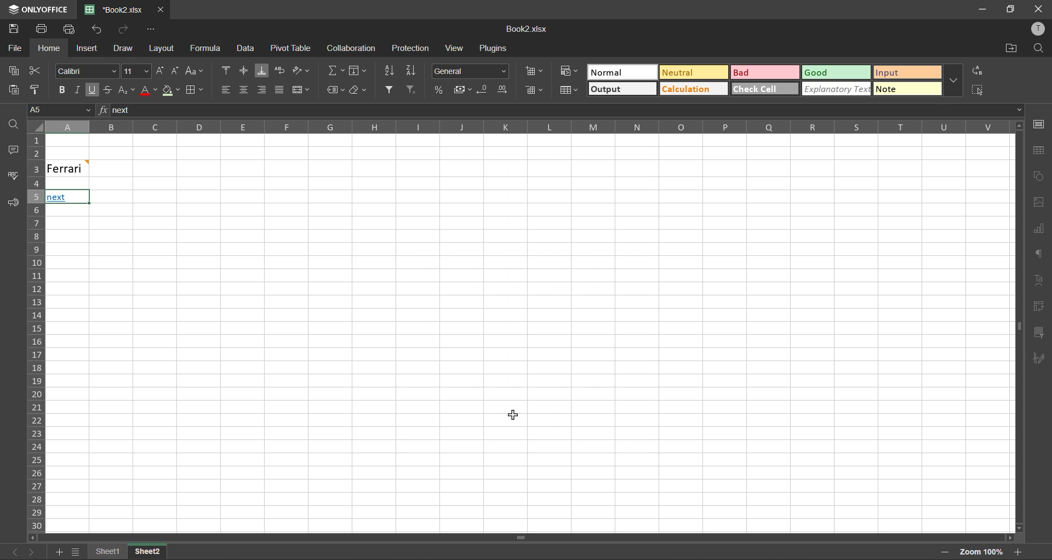 The image size is (1052, 560). I want to click on align  right, so click(262, 93).